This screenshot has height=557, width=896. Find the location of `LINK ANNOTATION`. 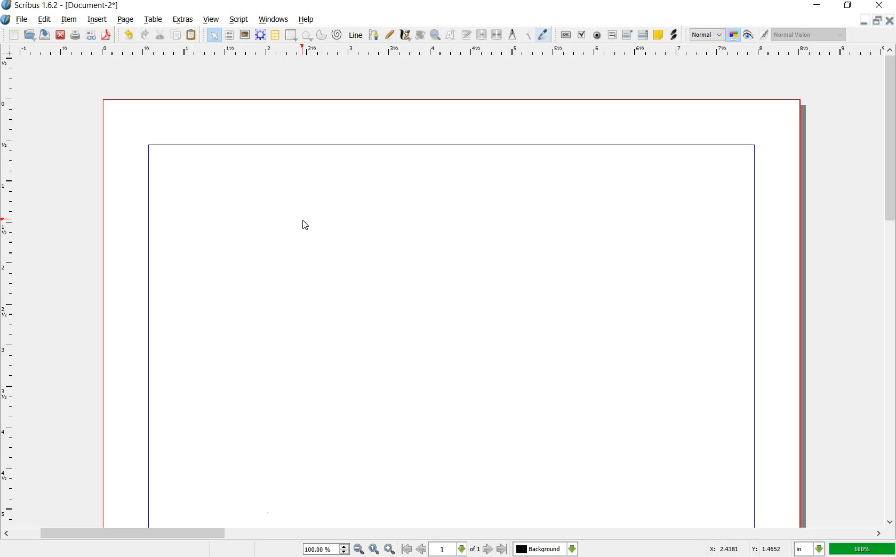

LINK ANNOTATION is located at coordinates (674, 35).